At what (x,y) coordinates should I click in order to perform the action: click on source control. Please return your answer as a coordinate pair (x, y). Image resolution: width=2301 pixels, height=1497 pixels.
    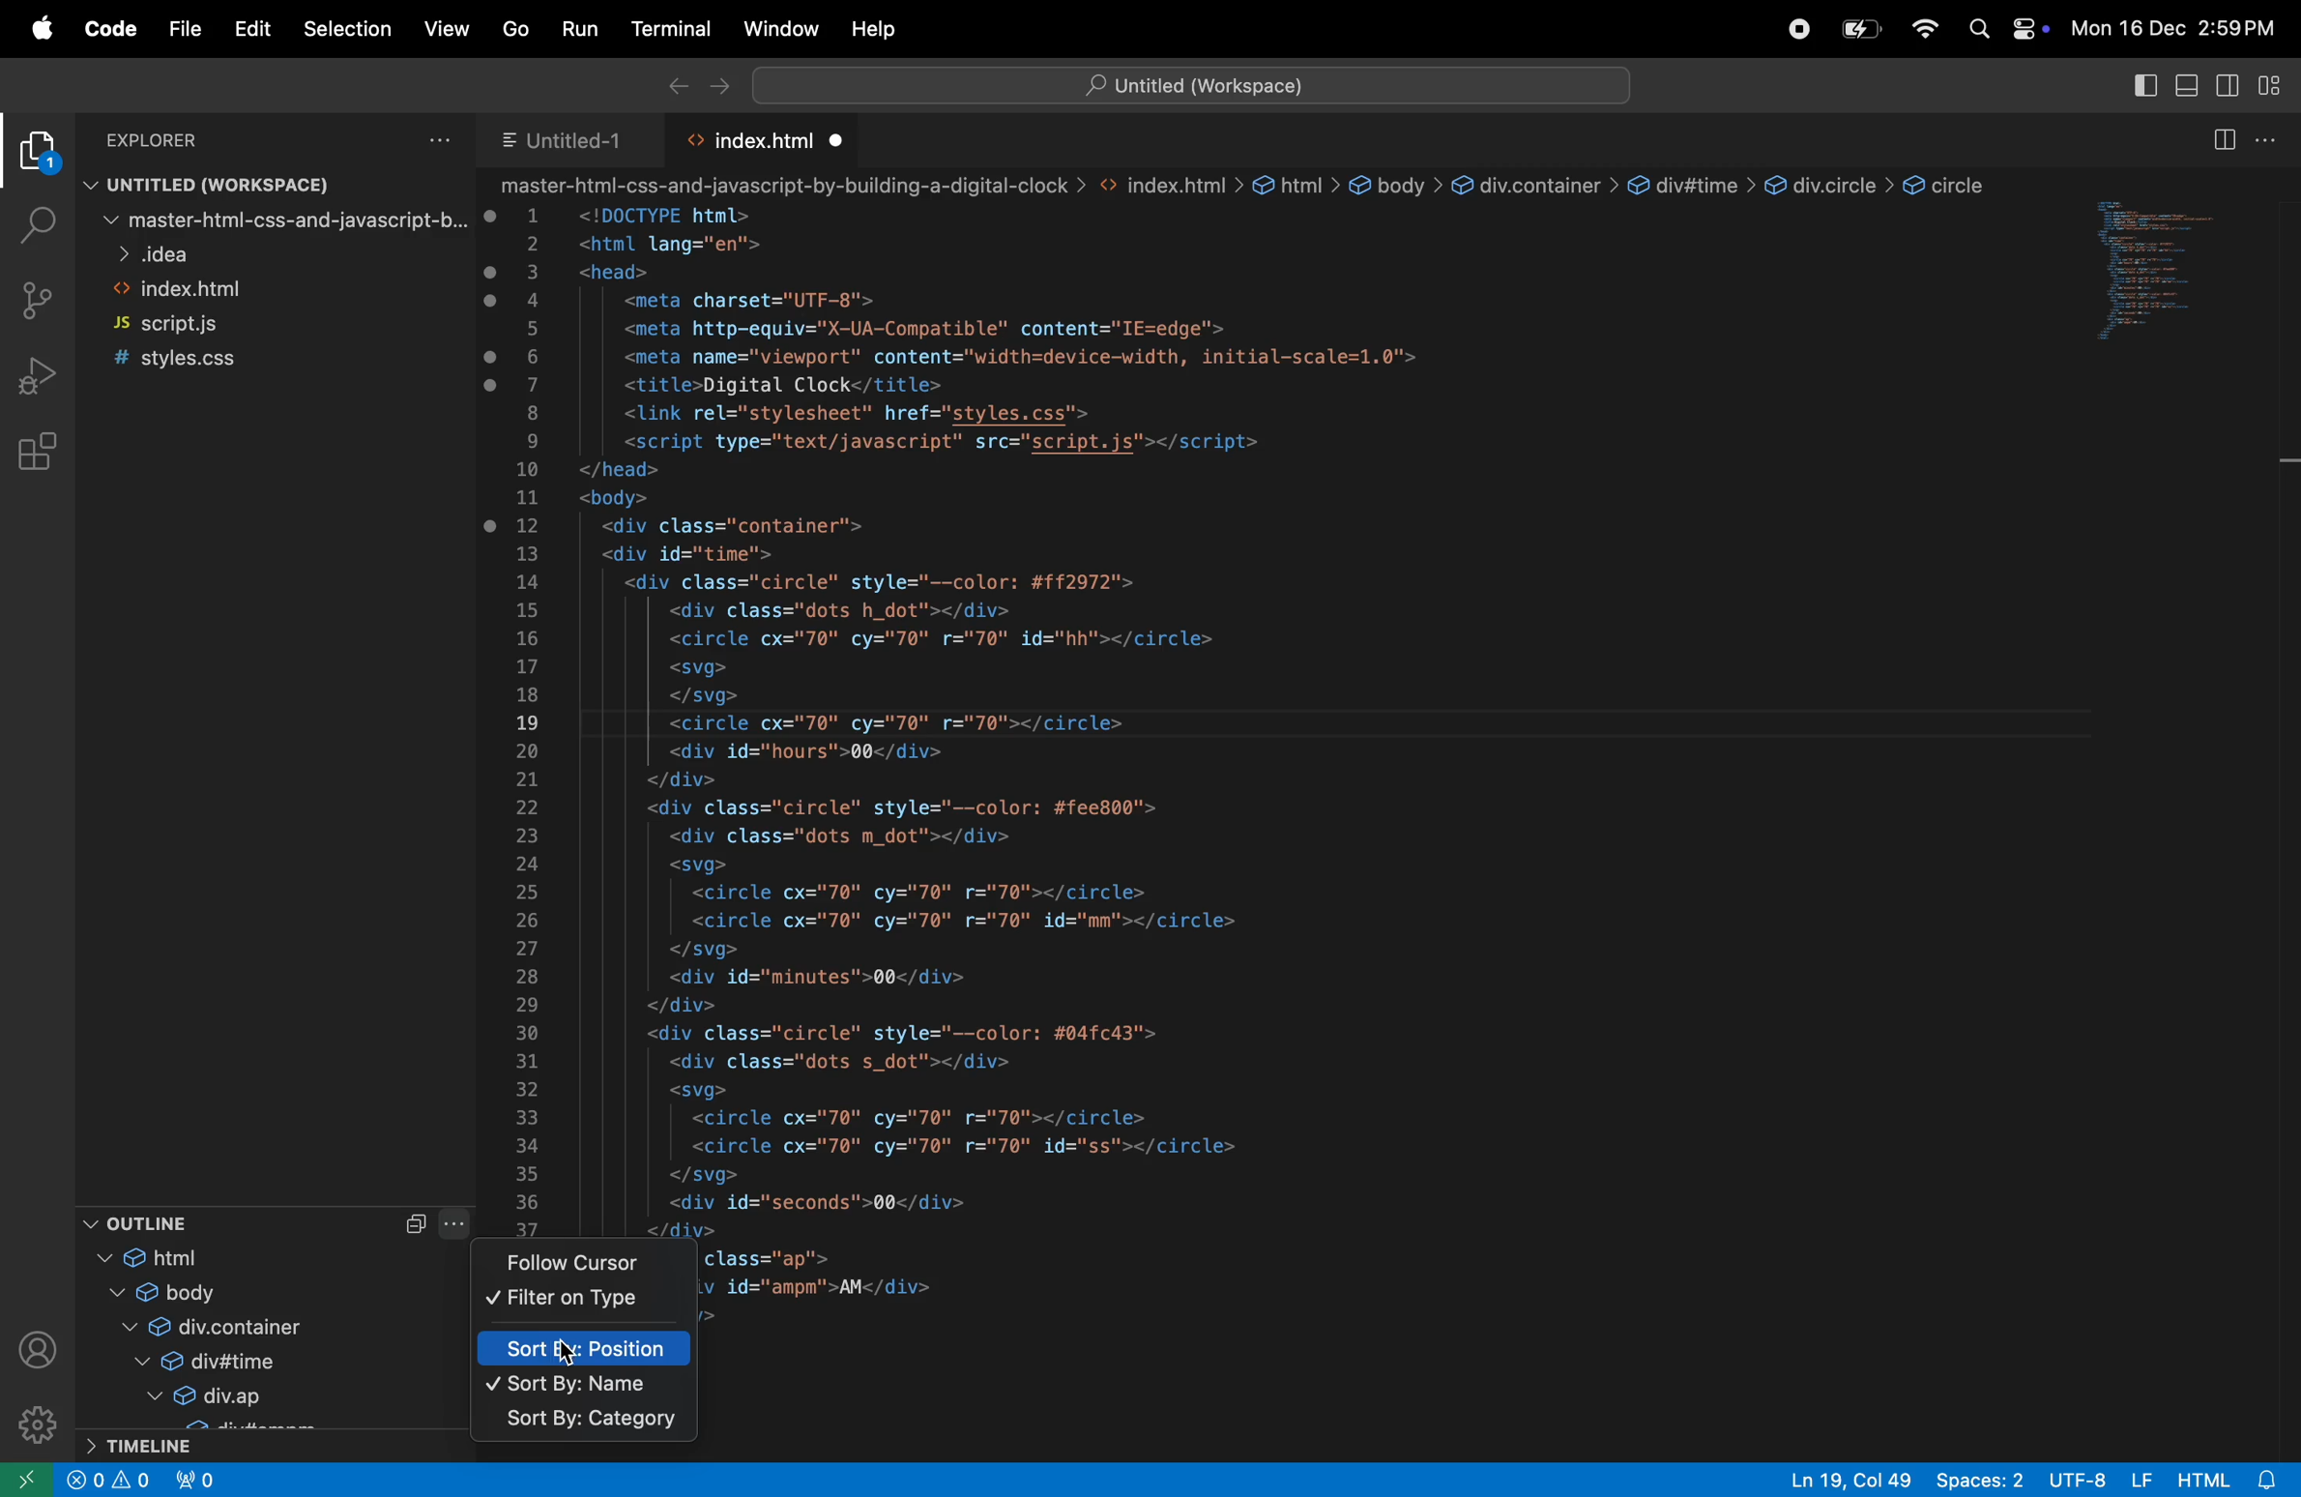
    Looking at the image, I should click on (38, 298).